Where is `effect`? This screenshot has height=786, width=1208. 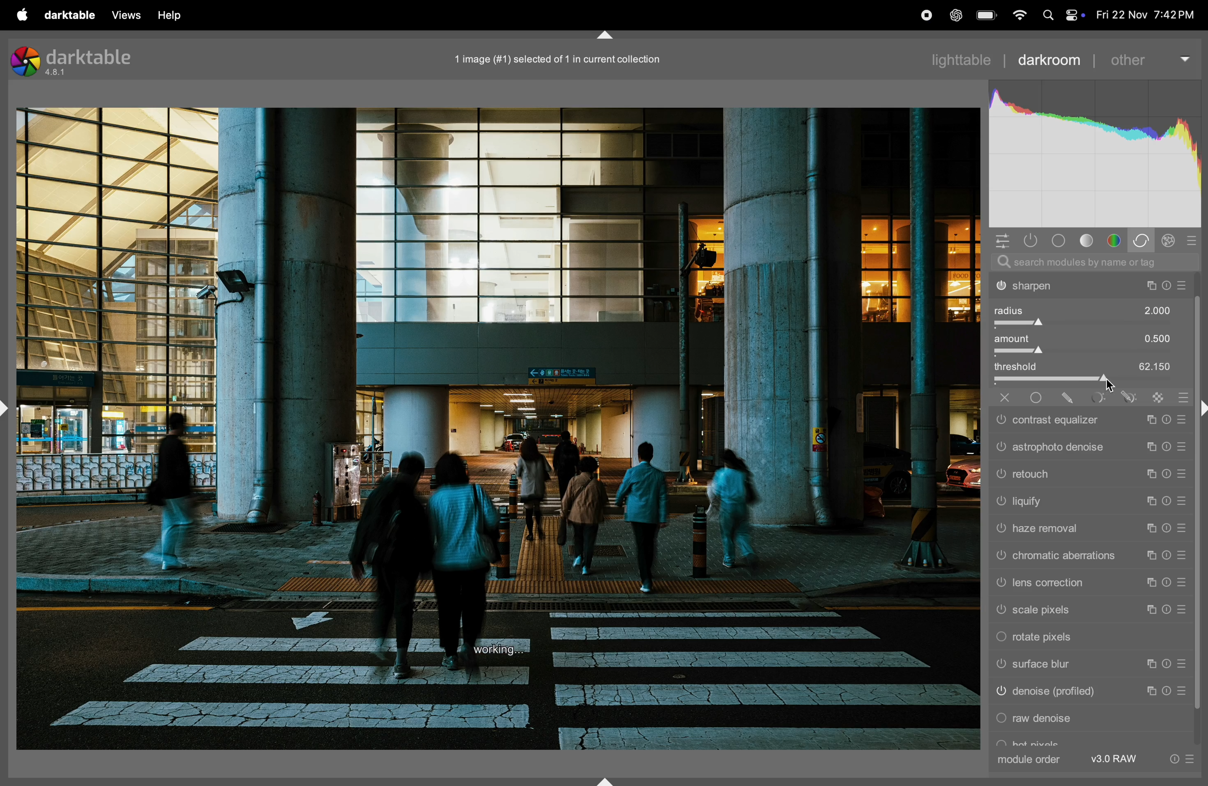
effect is located at coordinates (1172, 240).